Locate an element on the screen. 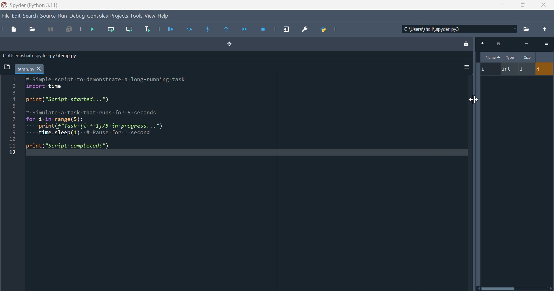 The image size is (554, 291). New file is located at coordinates (11, 29).